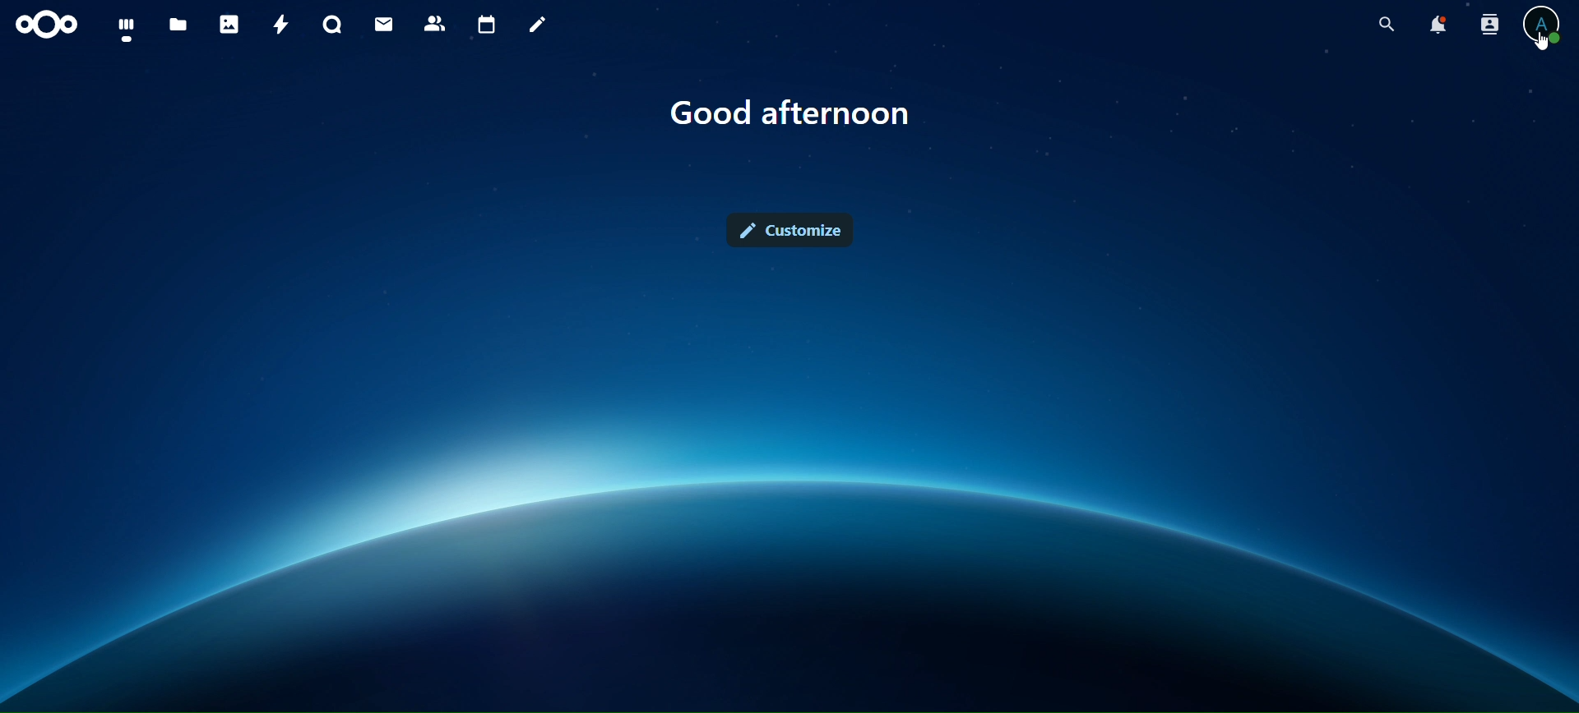 This screenshot has width=1579, height=713. I want to click on Cursor, so click(1543, 44).